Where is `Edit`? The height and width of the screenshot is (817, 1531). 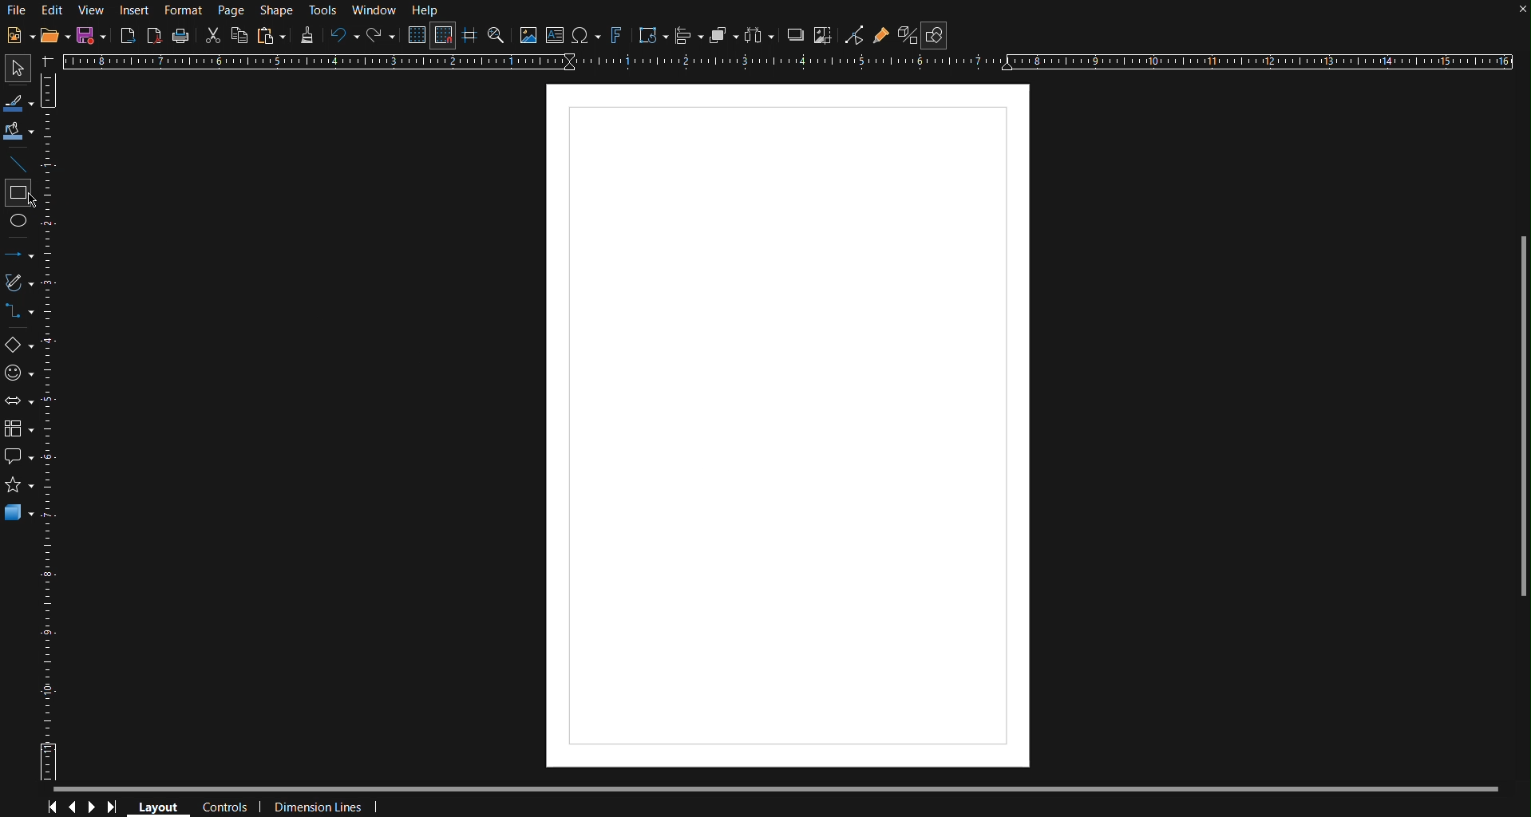
Edit is located at coordinates (52, 11).